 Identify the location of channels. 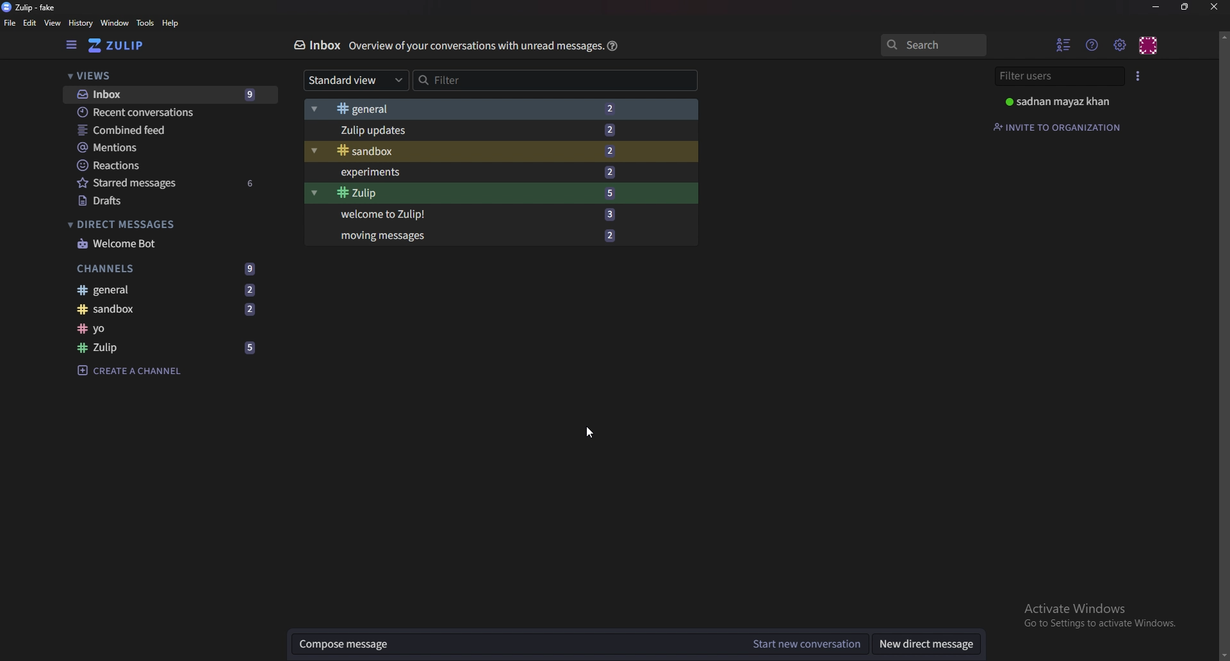
(161, 270).